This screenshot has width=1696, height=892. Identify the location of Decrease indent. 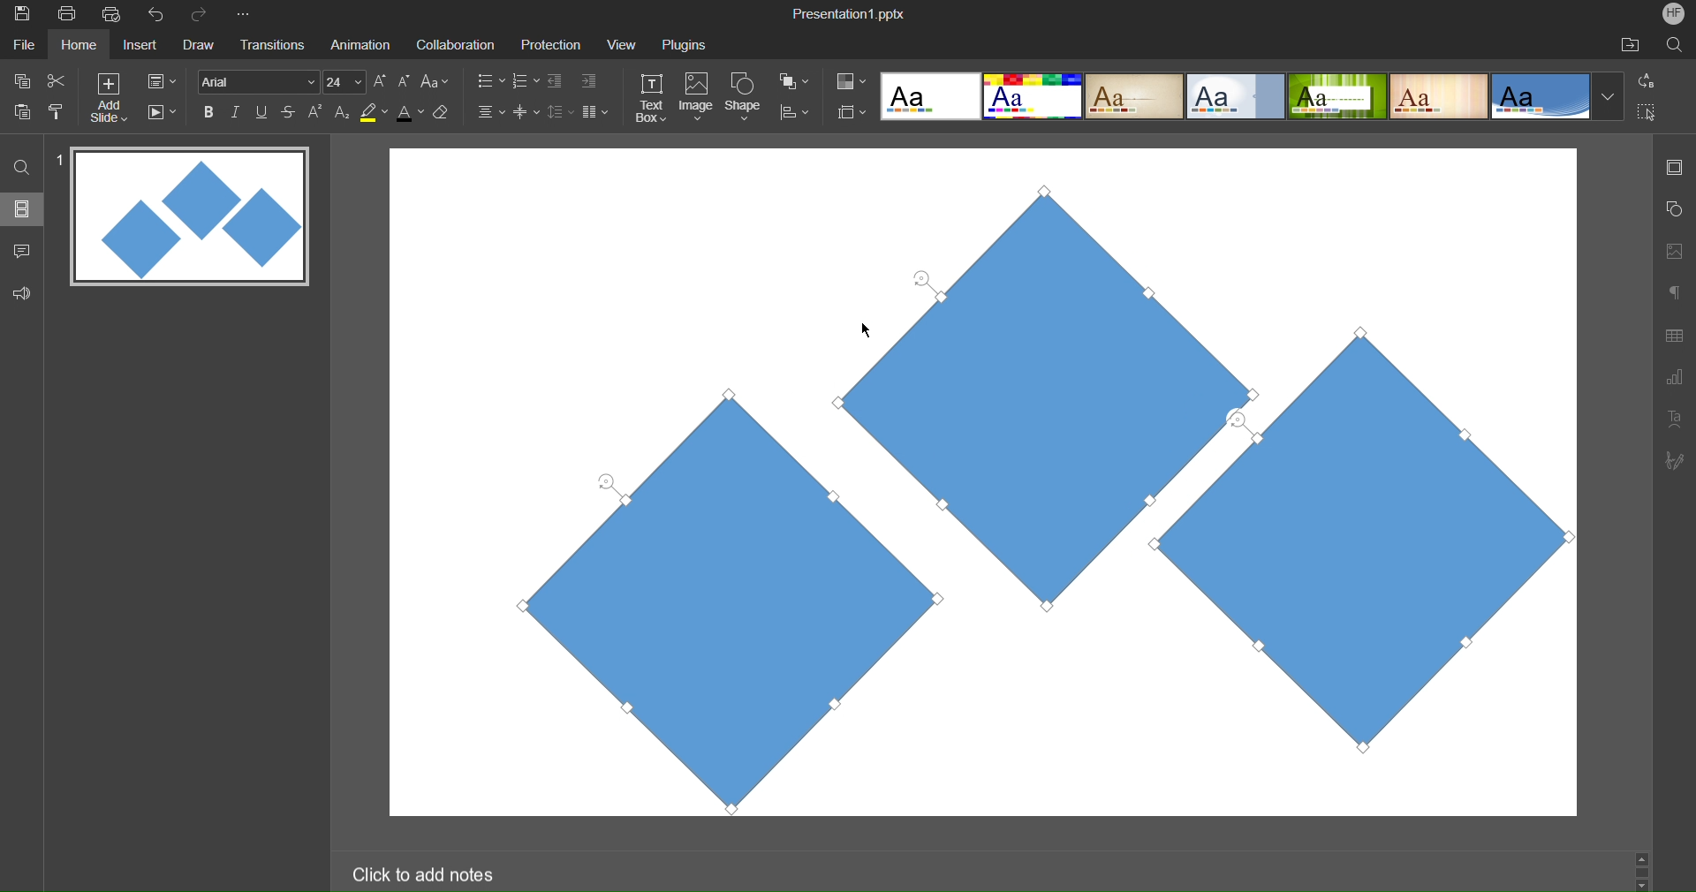
(558, 83).